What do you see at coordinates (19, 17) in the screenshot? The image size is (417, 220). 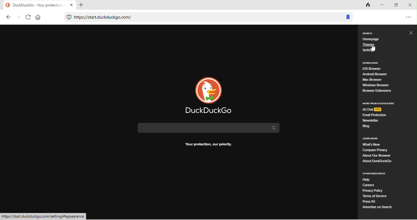 I see `forward` at bounding box center [19, 17].